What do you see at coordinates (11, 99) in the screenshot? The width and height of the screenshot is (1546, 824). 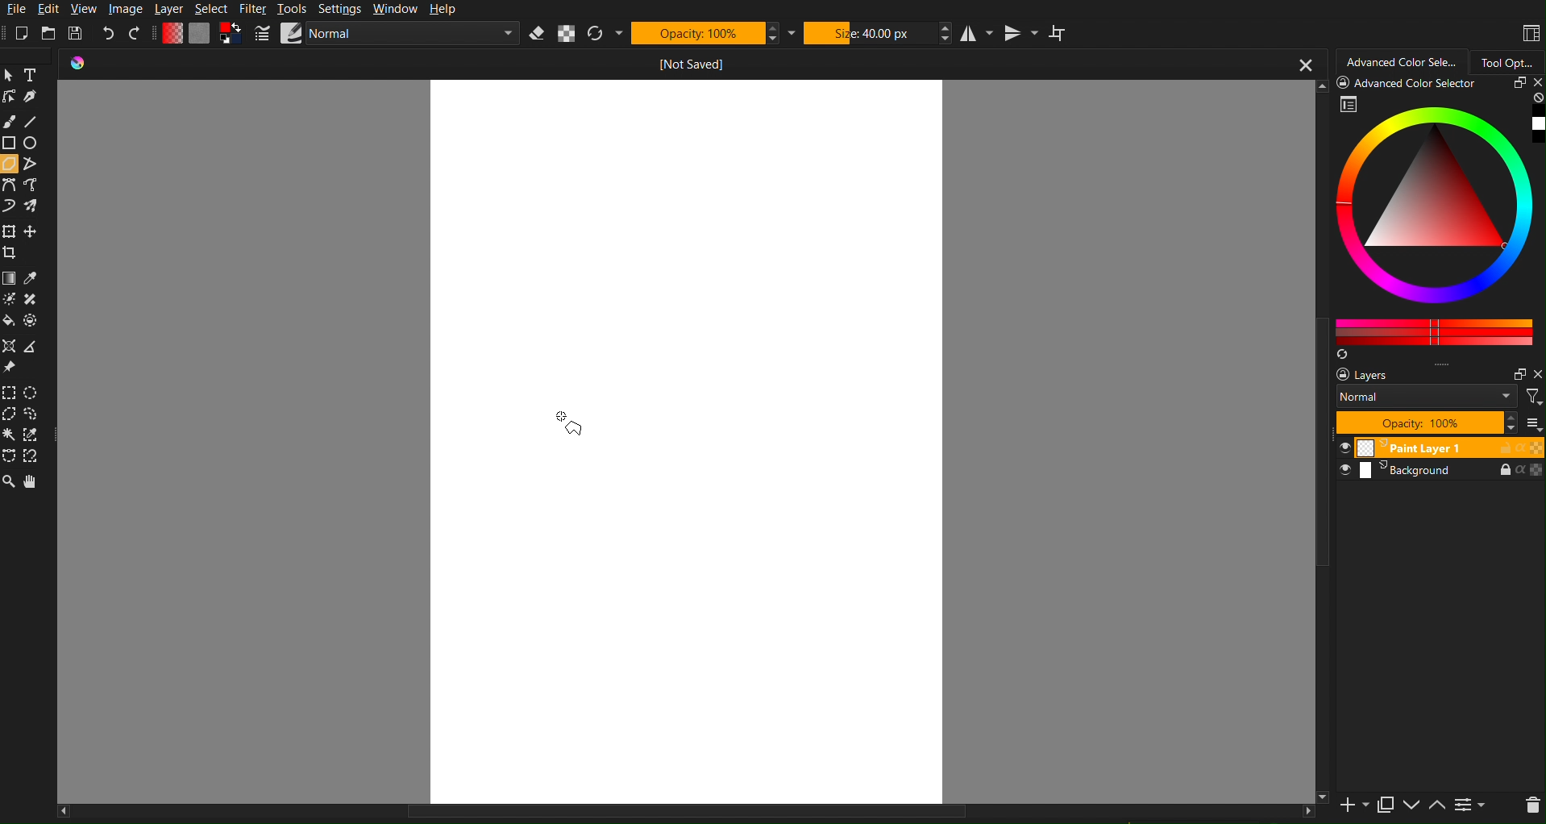 I see `edit shapes tool` at bounding box center [11, 99].